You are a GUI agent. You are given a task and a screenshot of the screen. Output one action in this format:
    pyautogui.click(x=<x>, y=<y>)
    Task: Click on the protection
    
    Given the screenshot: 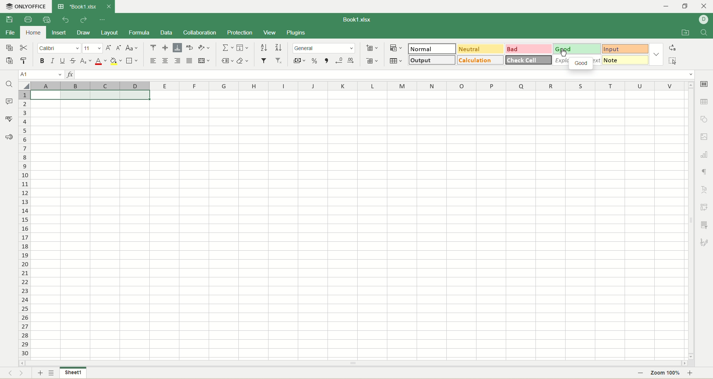 What is the action you would take?
    pyautogui.click(x=241, y=33)
    